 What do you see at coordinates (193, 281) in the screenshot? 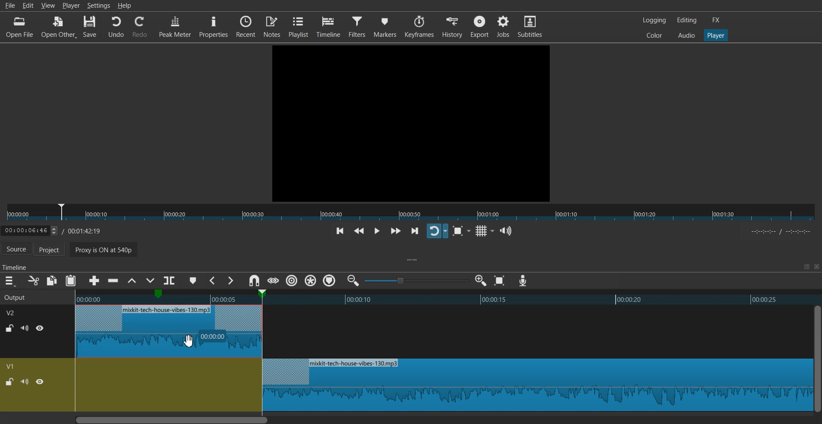
I see `Add marker` at bounding box center [193, 281].